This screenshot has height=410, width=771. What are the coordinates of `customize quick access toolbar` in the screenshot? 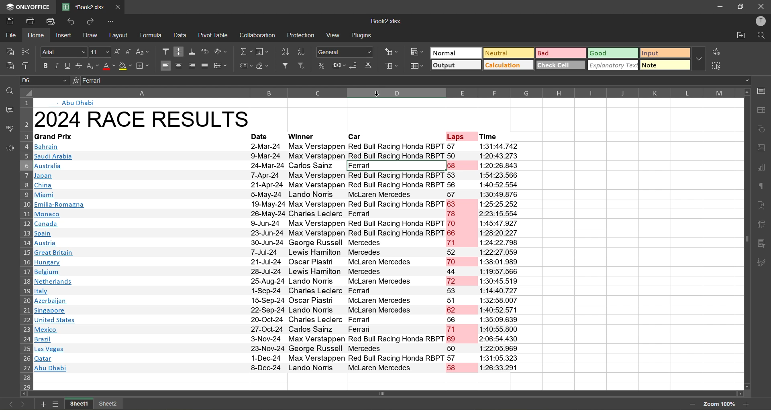 It's located at (113, 21).